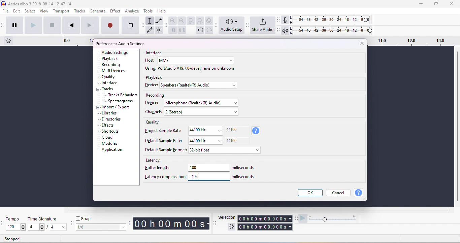 The width and height of the screenshot is (460, 243). I want to click on MIDI devices, so click(114, 71).